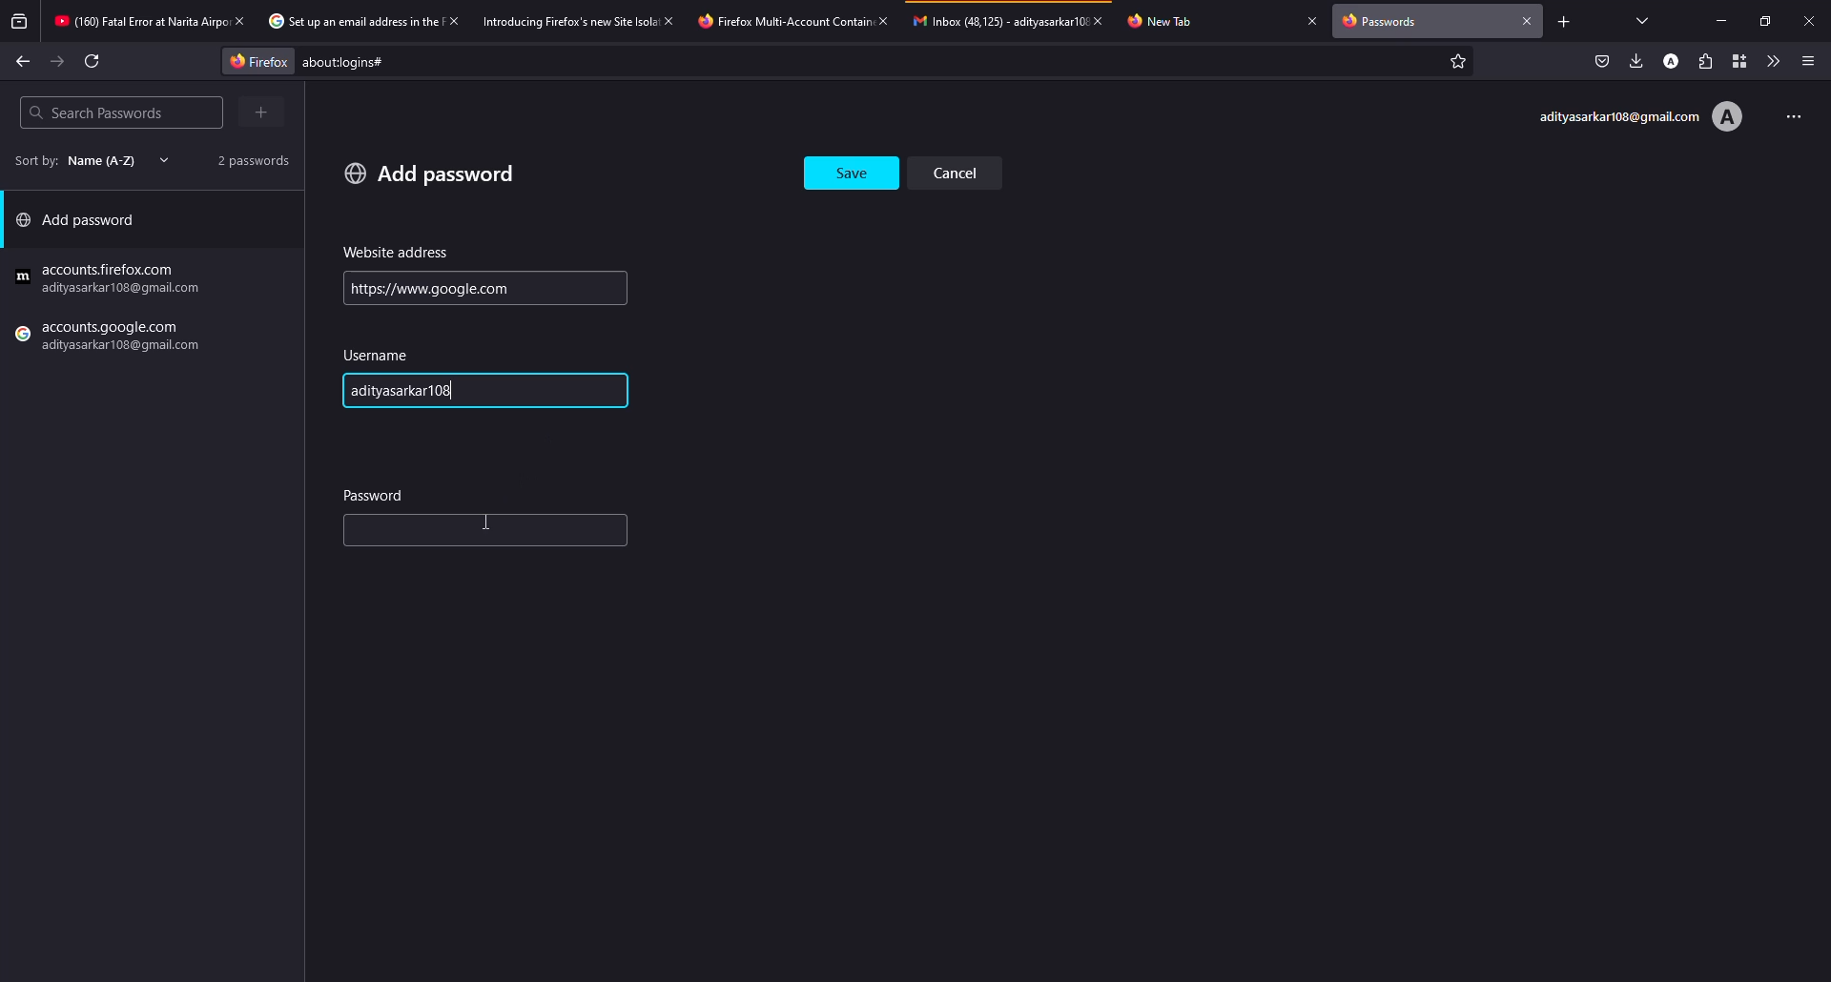 This screenshot has height=982, width=1831. Describe the element at coordinates (1674, 60) in the screenshot. I see `account` at that location.